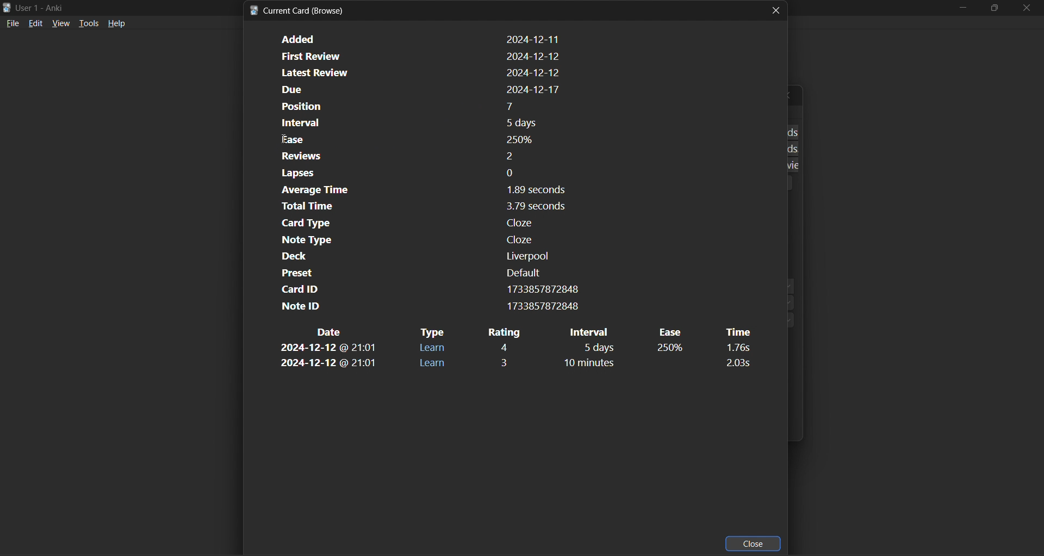 The image size is (1044, 556). Describe the element at coordinates (418, 55) in the screenshot. I see `card first review dat` at that location.